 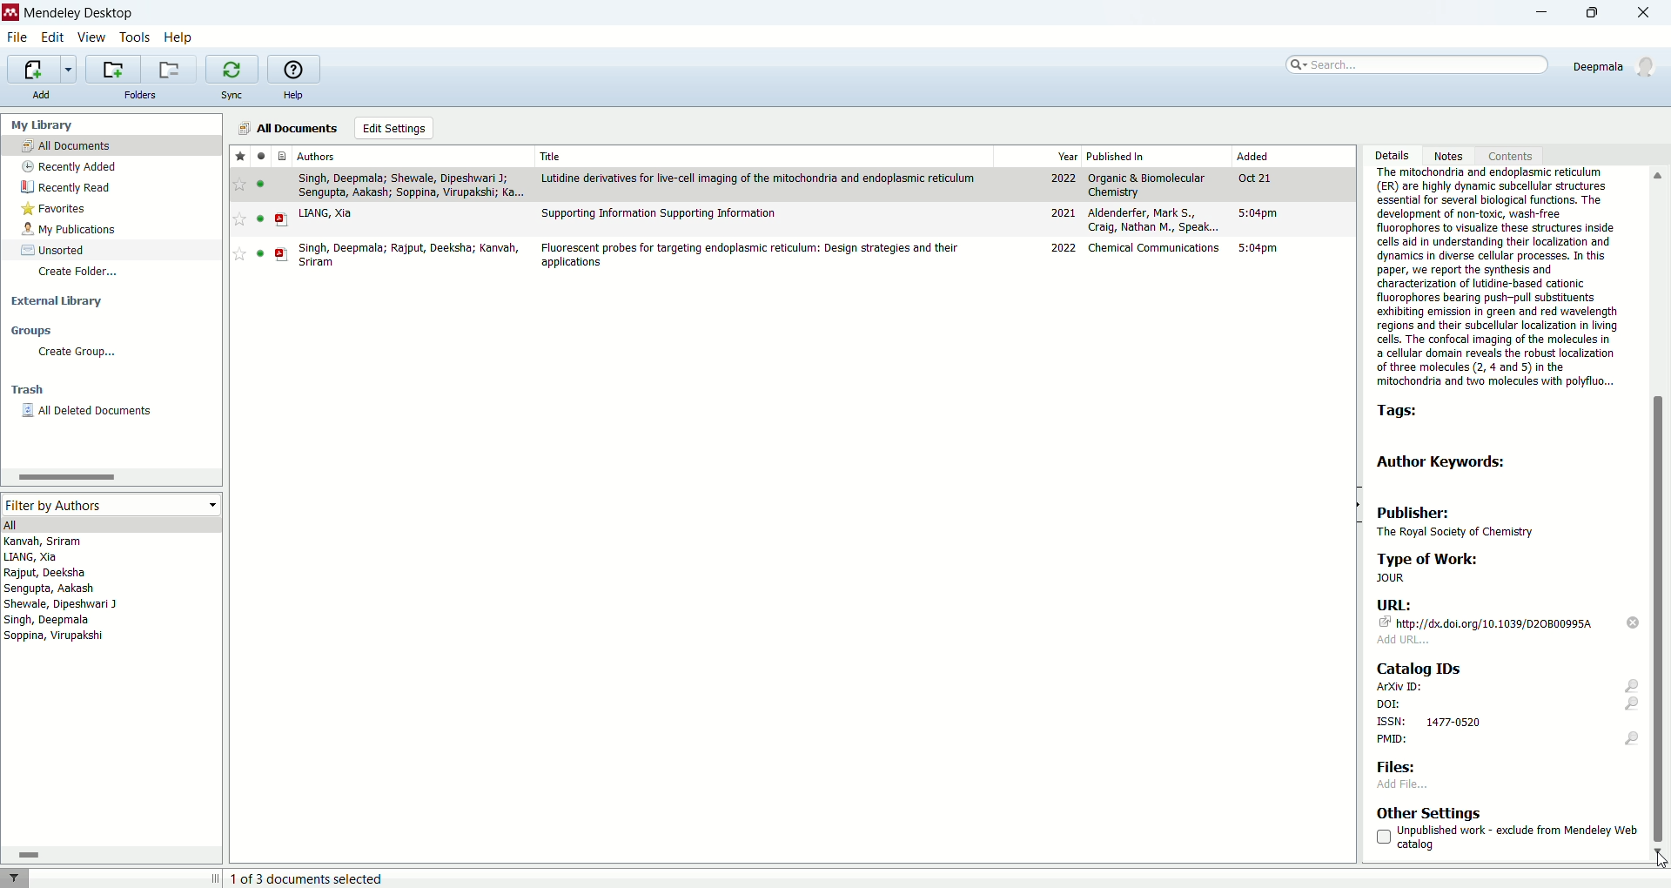 What do you see at coordinates (260, 219) in the screenshot?
I see `unread` at bounding box center [260, 219].